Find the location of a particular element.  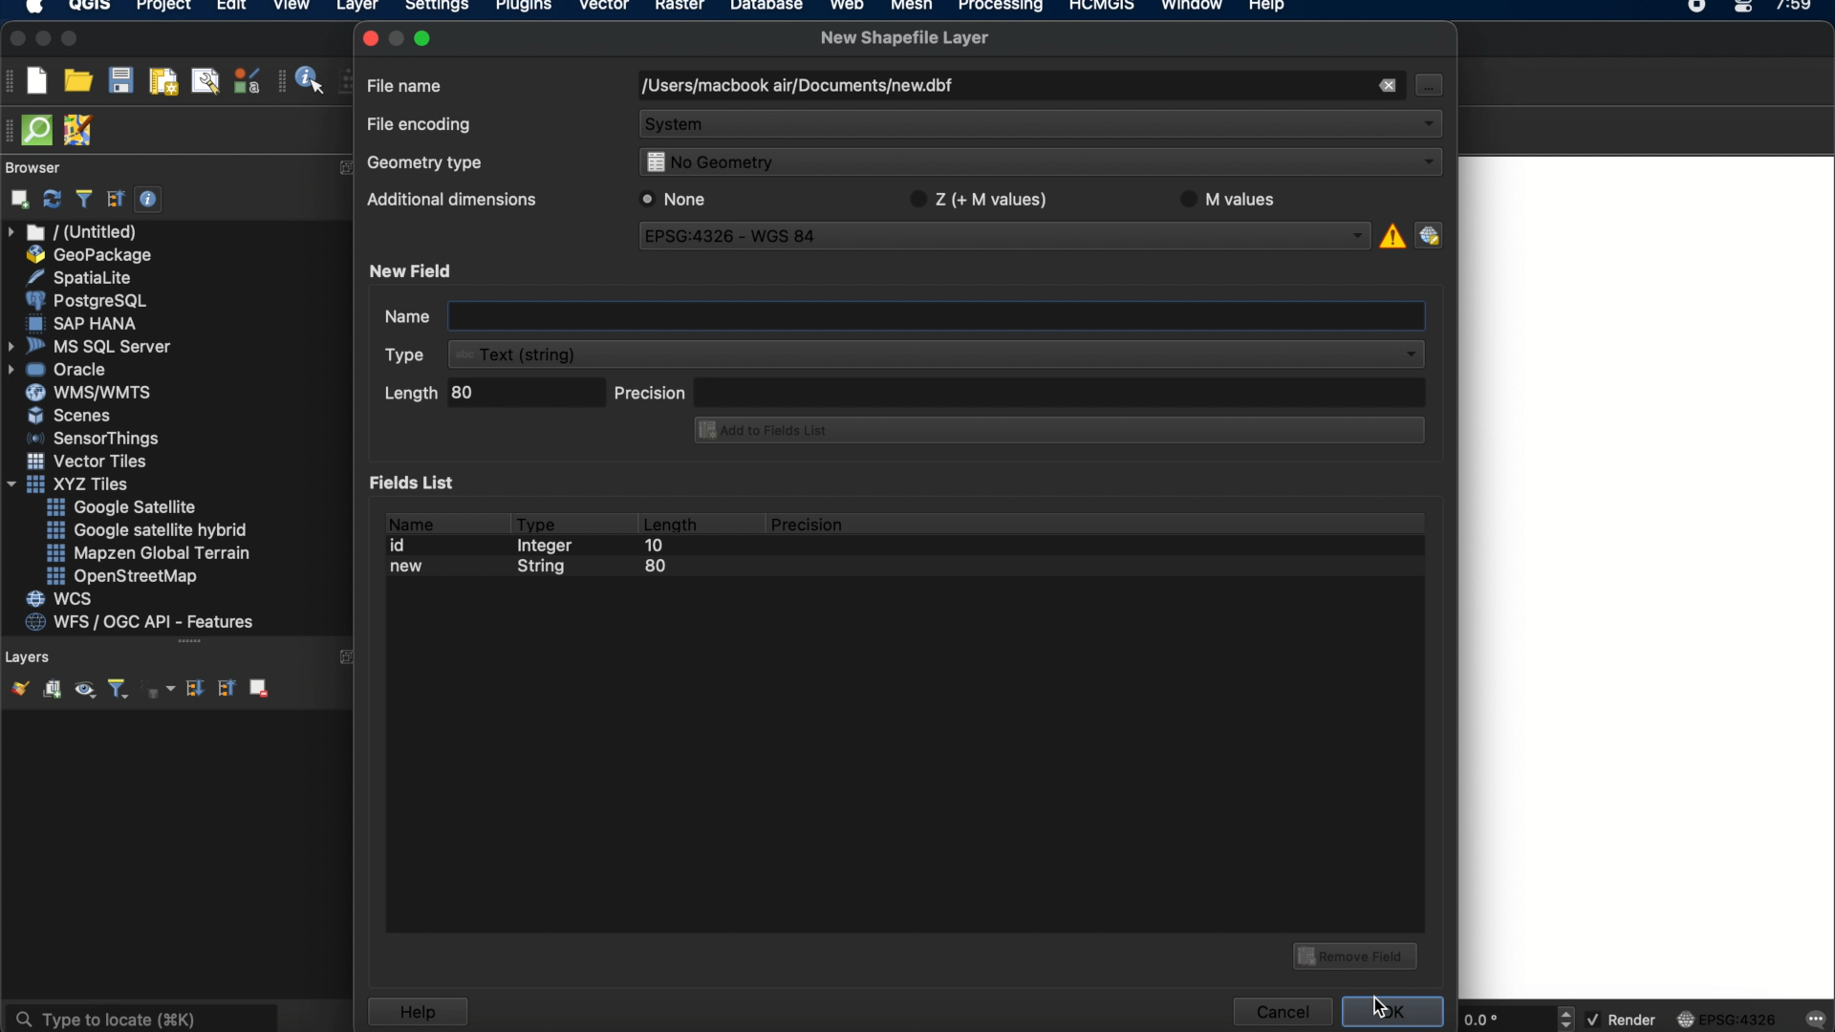

file name, type, location is located at coordinates (796, 87).